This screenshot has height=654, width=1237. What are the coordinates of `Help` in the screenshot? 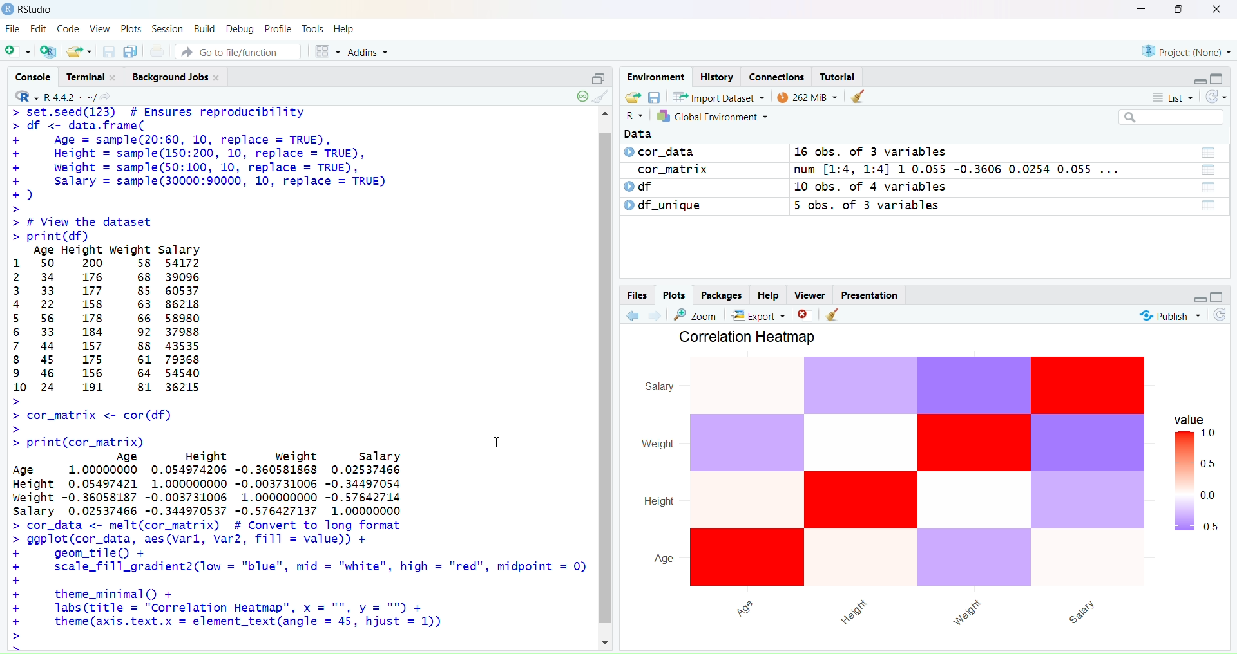 It's located at (769, 294).